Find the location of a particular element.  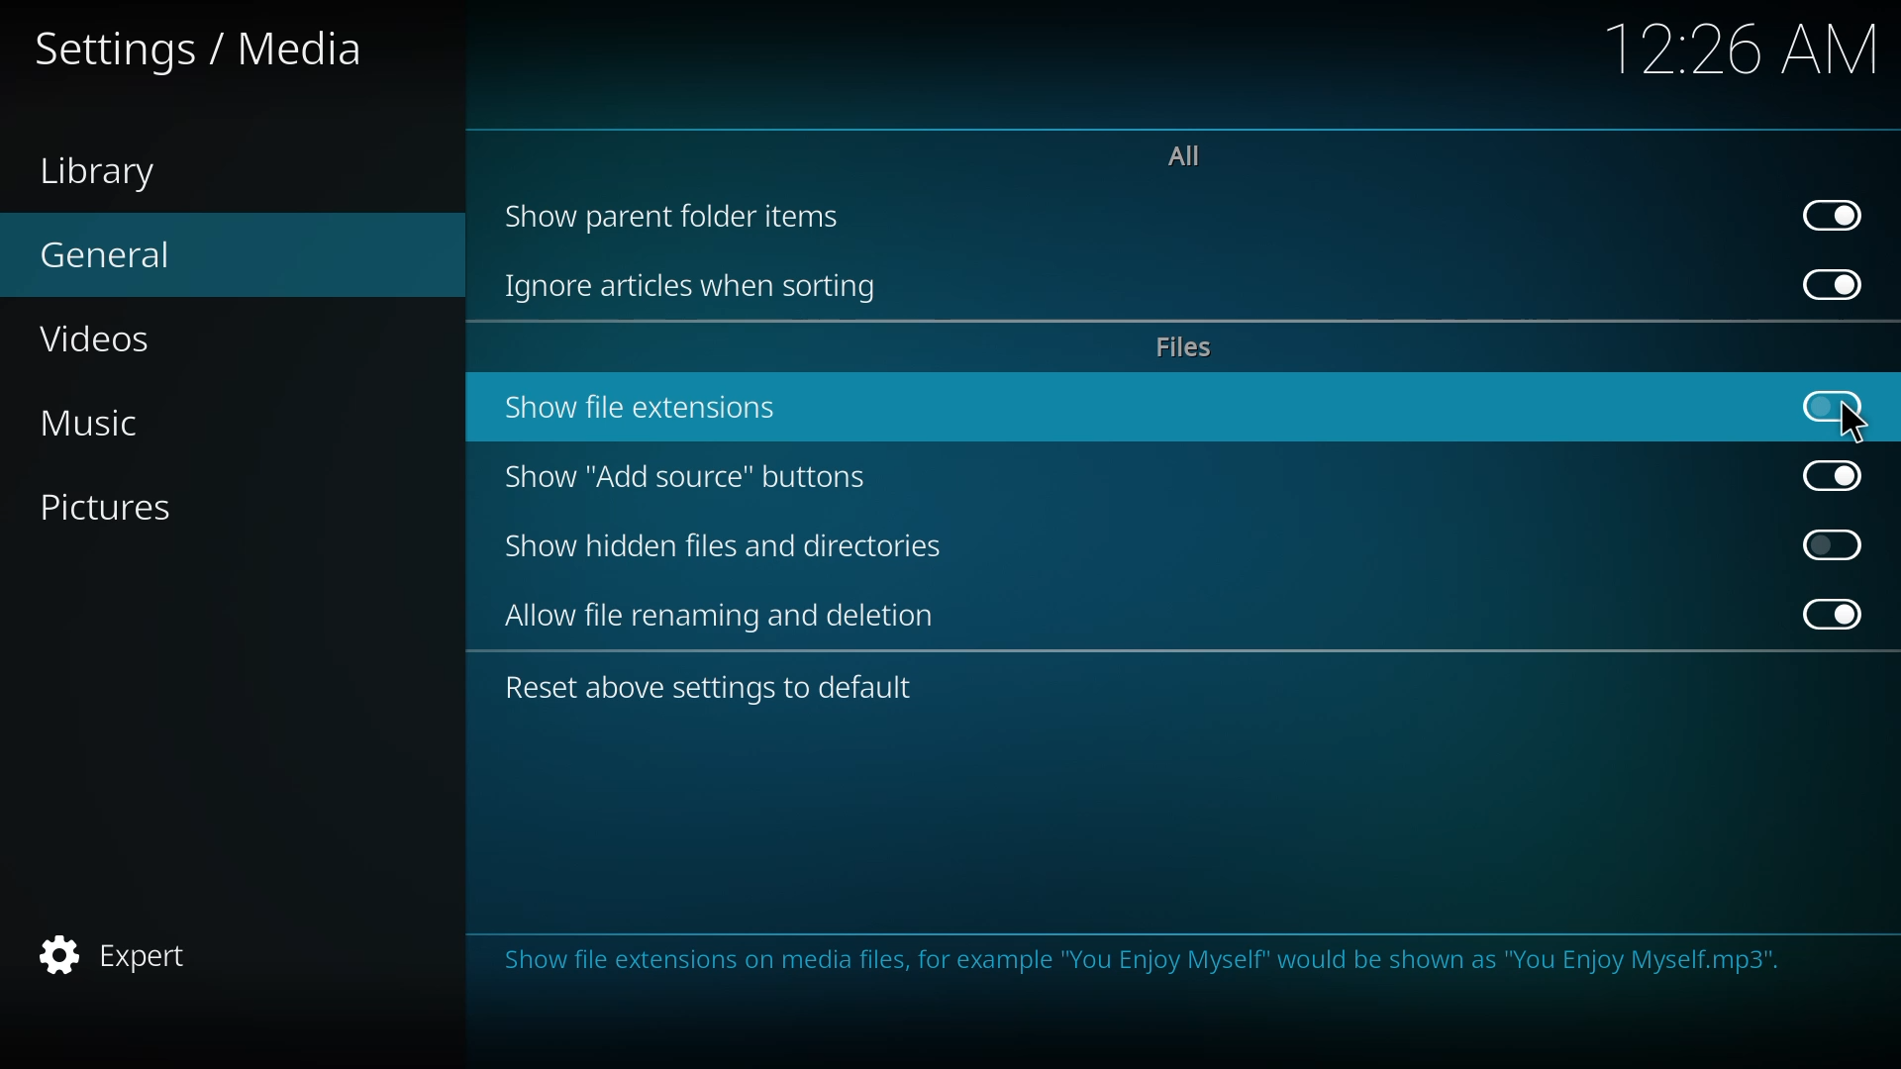

reset above settings to default is located at coordinates (713, 690).